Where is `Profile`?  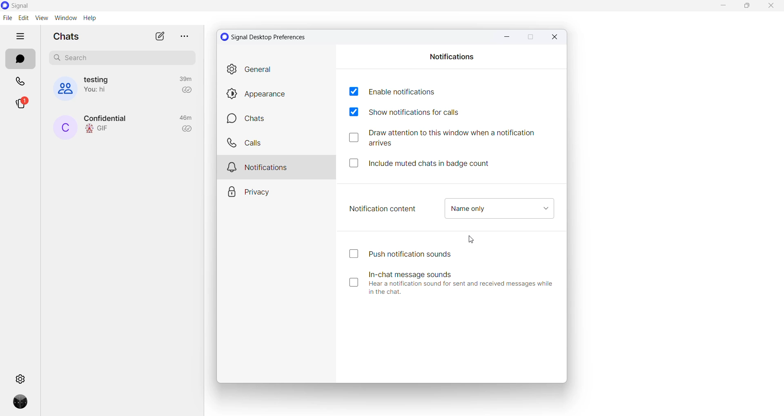
Profile is located at coordinates (18, 405).